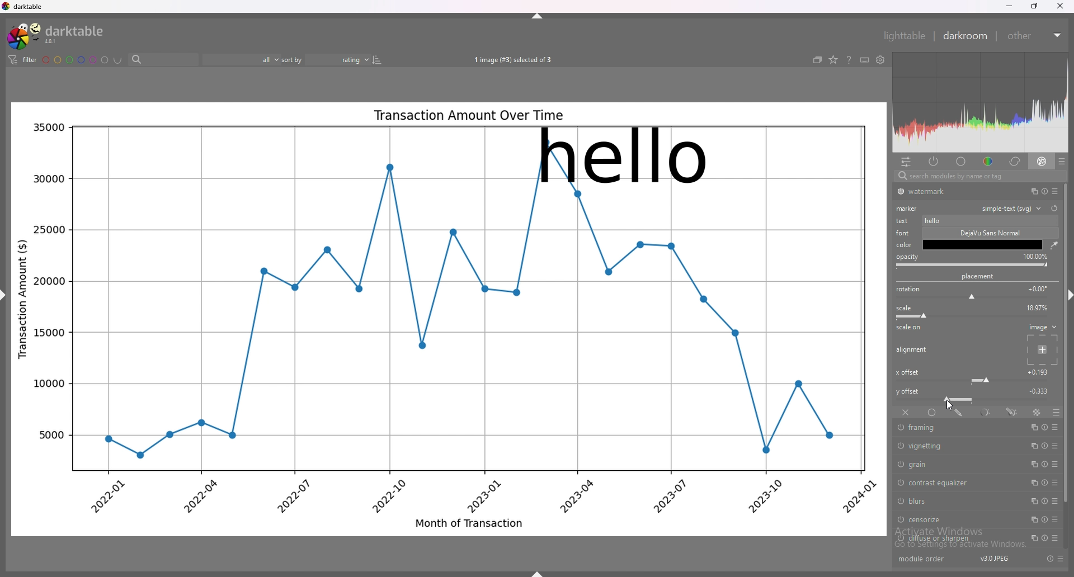  Describe the element at coordinates (955, 501) in the screenshot. I see `blurs` at that location.